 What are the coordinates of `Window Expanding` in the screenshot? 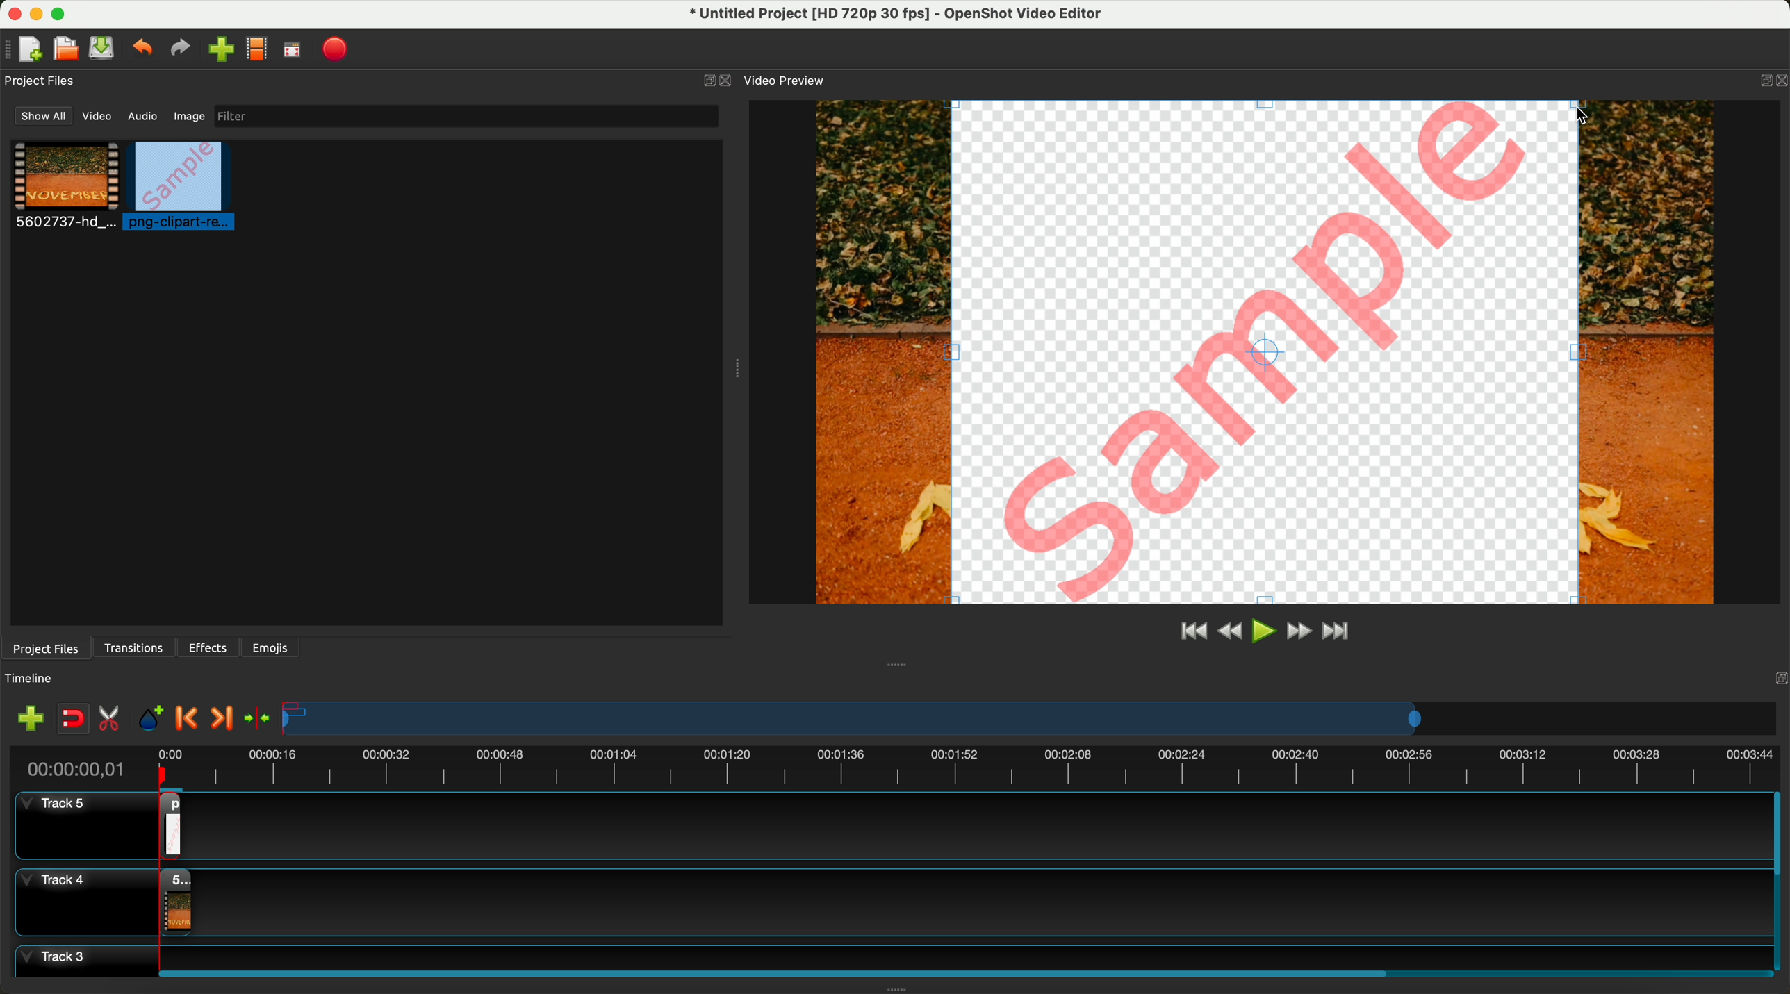 It's located at (898, 664).